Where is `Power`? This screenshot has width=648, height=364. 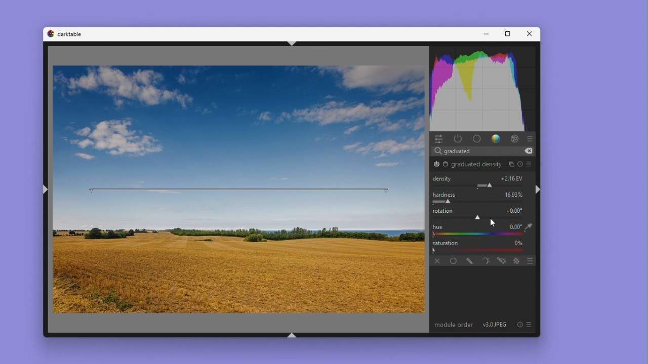 Power is located at coordinates (458, 138).